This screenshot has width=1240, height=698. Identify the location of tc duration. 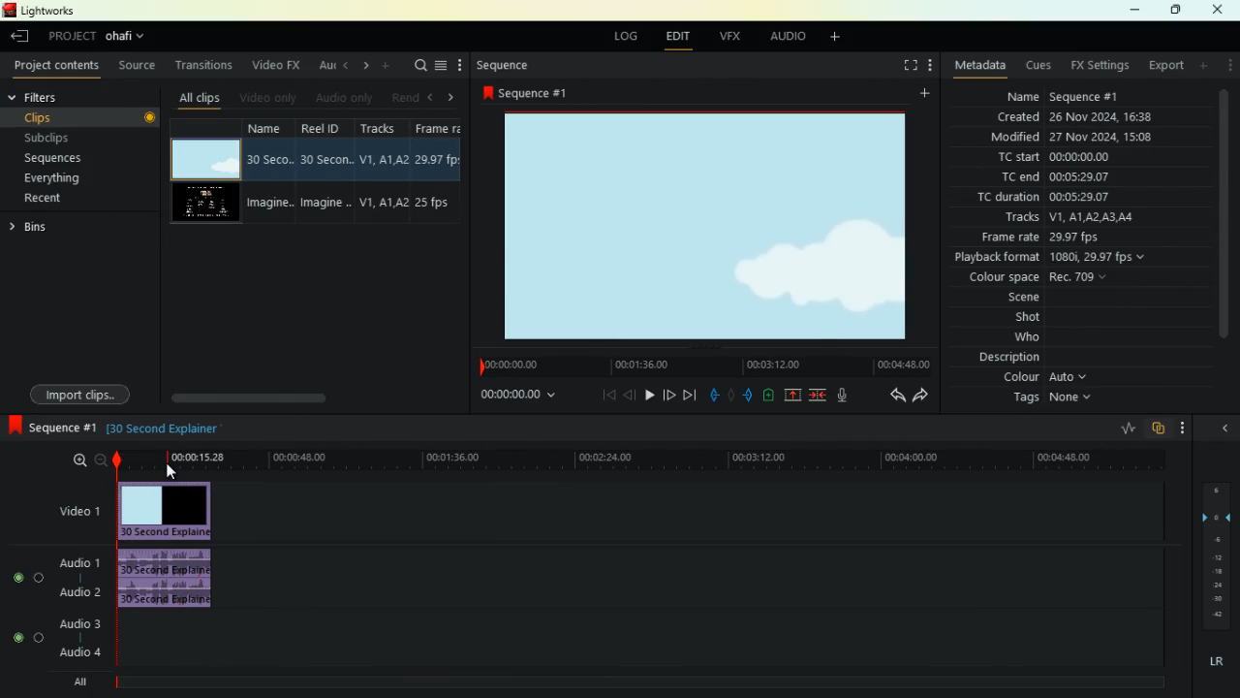
(1009, 196).